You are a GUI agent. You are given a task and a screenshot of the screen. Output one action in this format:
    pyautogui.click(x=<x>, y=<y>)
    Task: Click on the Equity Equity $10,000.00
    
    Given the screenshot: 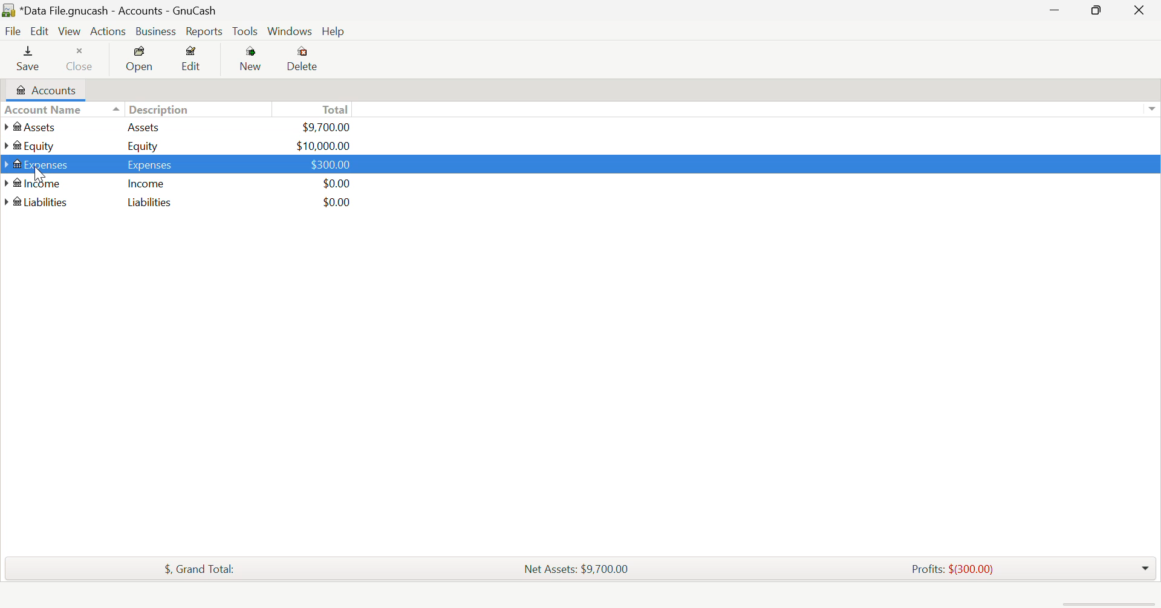 What is the action you would take?
    pyautogui.click(x=178, y=144)
    